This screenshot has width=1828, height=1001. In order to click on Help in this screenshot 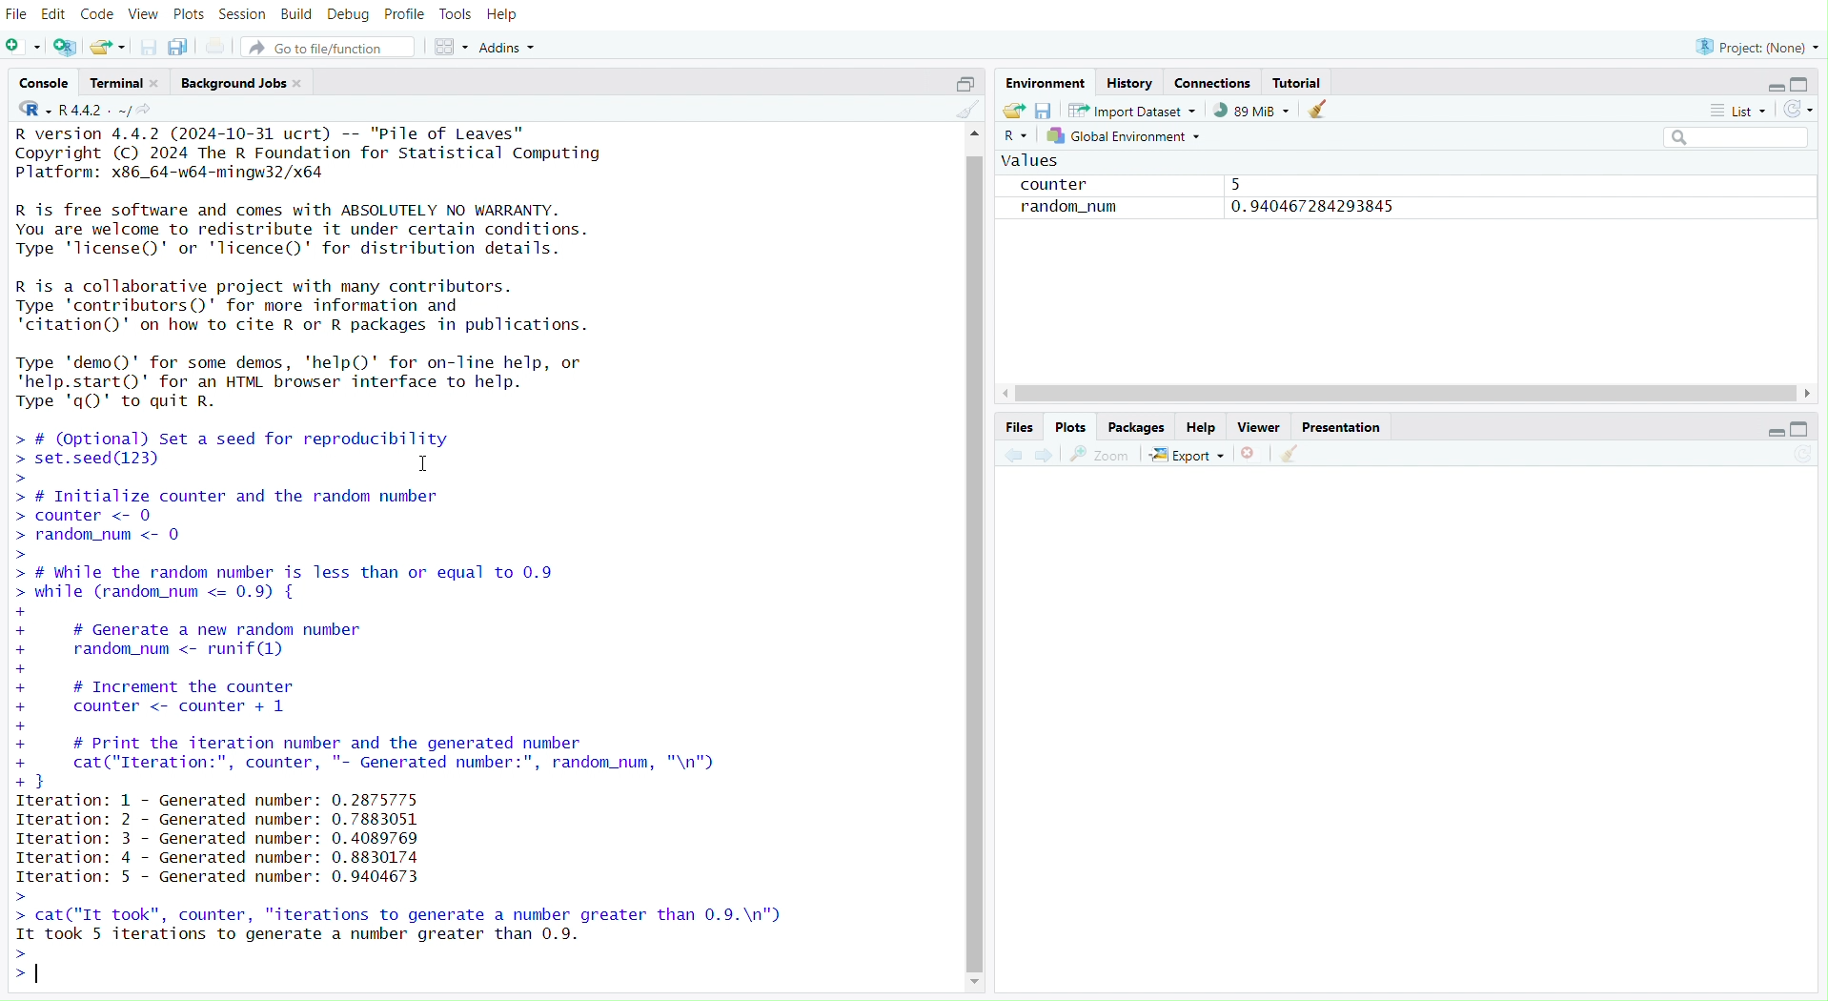, I will do `click(1202, 426)`.